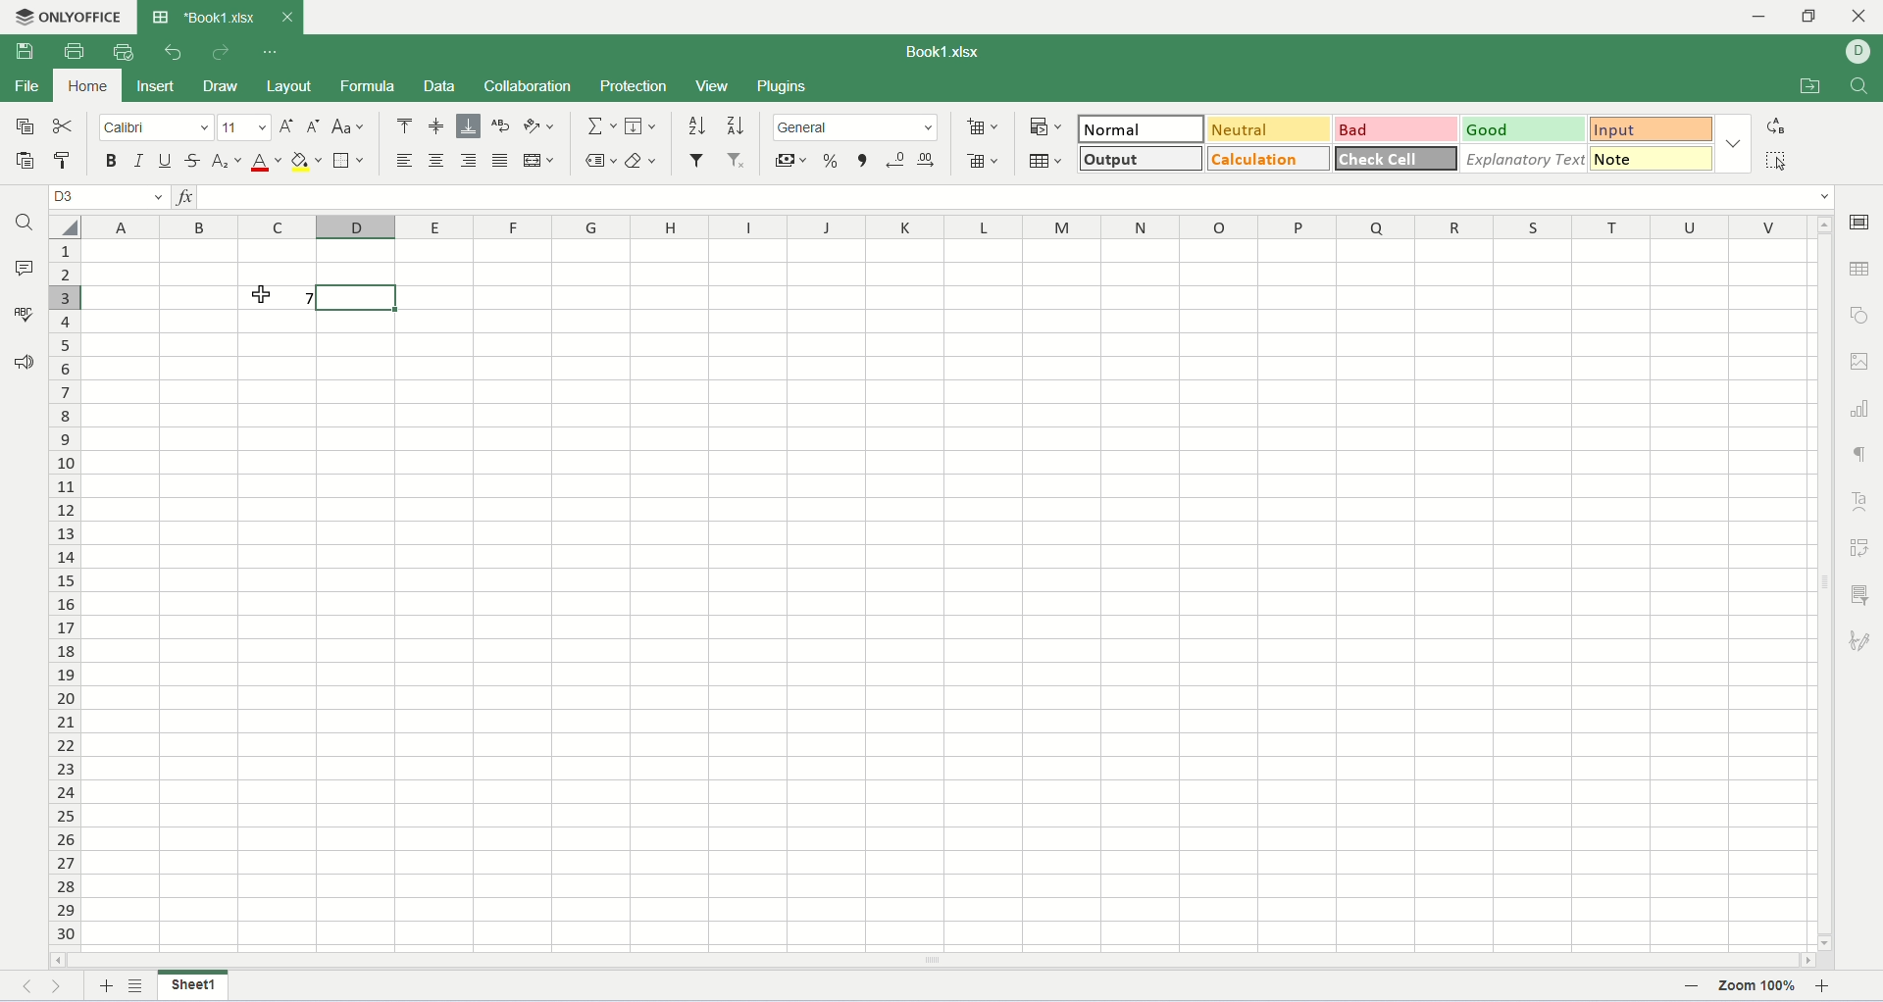 This screenshot has width=1883, height=1002. Describe the element at coordinates (110, 161) in the screenshot. I see `bold` at that location.